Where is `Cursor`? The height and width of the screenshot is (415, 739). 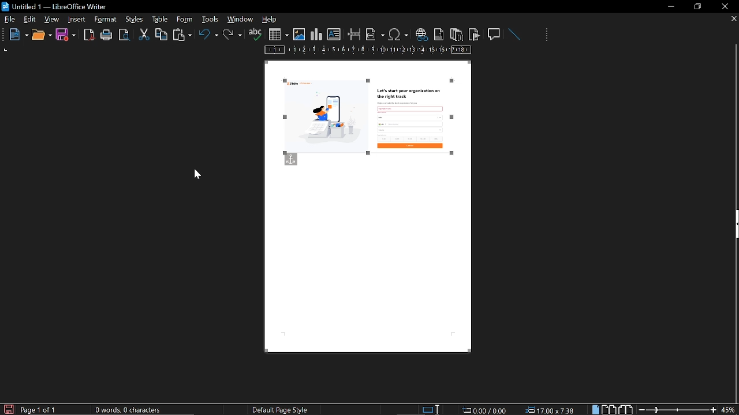
Cursor is located at coordinates (197, 175).